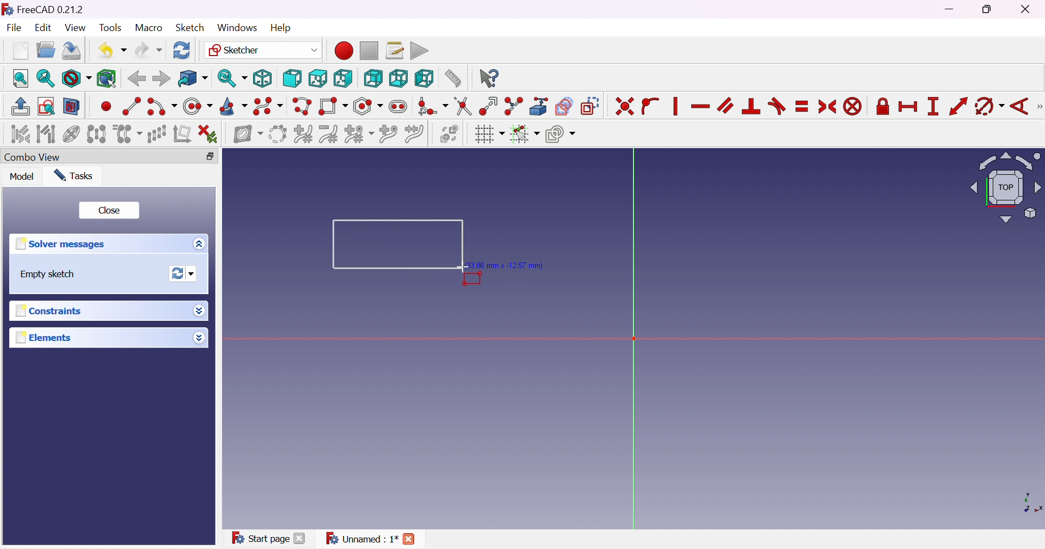 Image resolution: width=1045 pixels, height=549 pixels. I want to click on Forward, so click(162, 78).